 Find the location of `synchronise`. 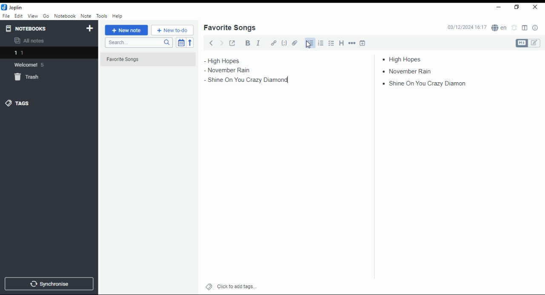

synchronise is located at coordinates (48, 283).